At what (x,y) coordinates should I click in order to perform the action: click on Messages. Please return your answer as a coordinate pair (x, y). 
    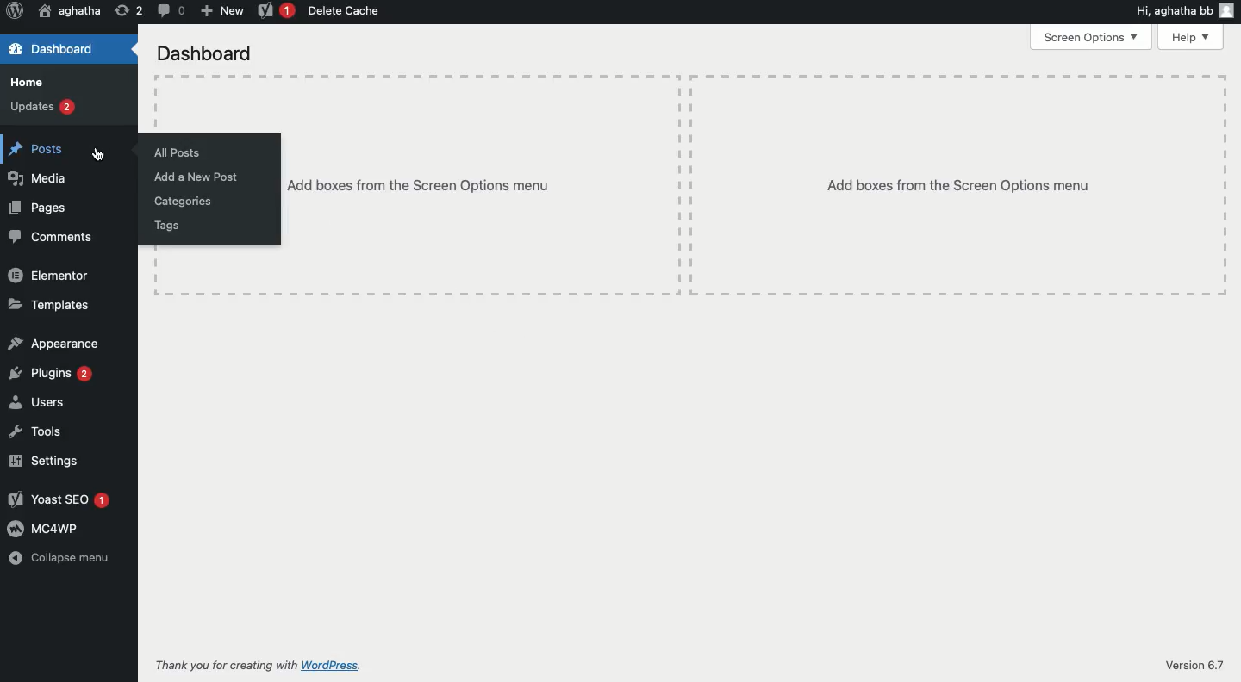
    Looking at the image, I should click on (172, 10).